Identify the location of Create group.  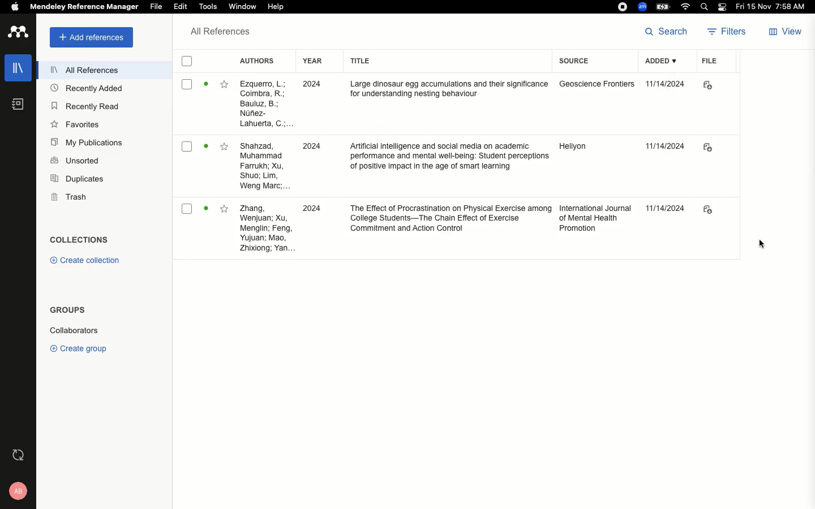
(78, 347).